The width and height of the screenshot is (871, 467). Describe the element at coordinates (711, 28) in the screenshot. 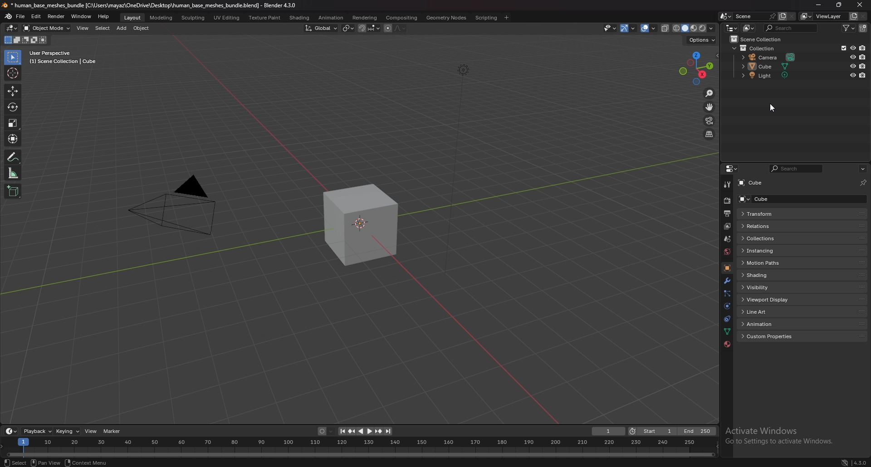

I see `shading` at that location.